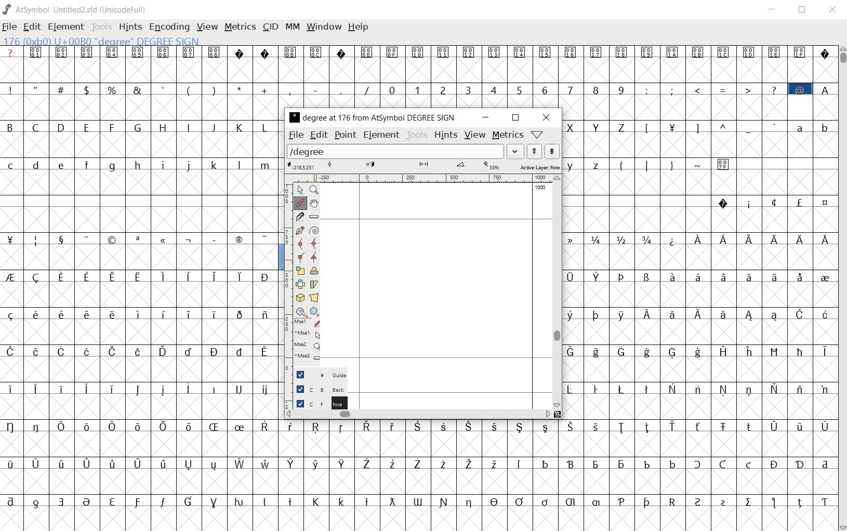  Describe the element at coordinates (696, 313) in the screenshot. I see `special letters` at that location.